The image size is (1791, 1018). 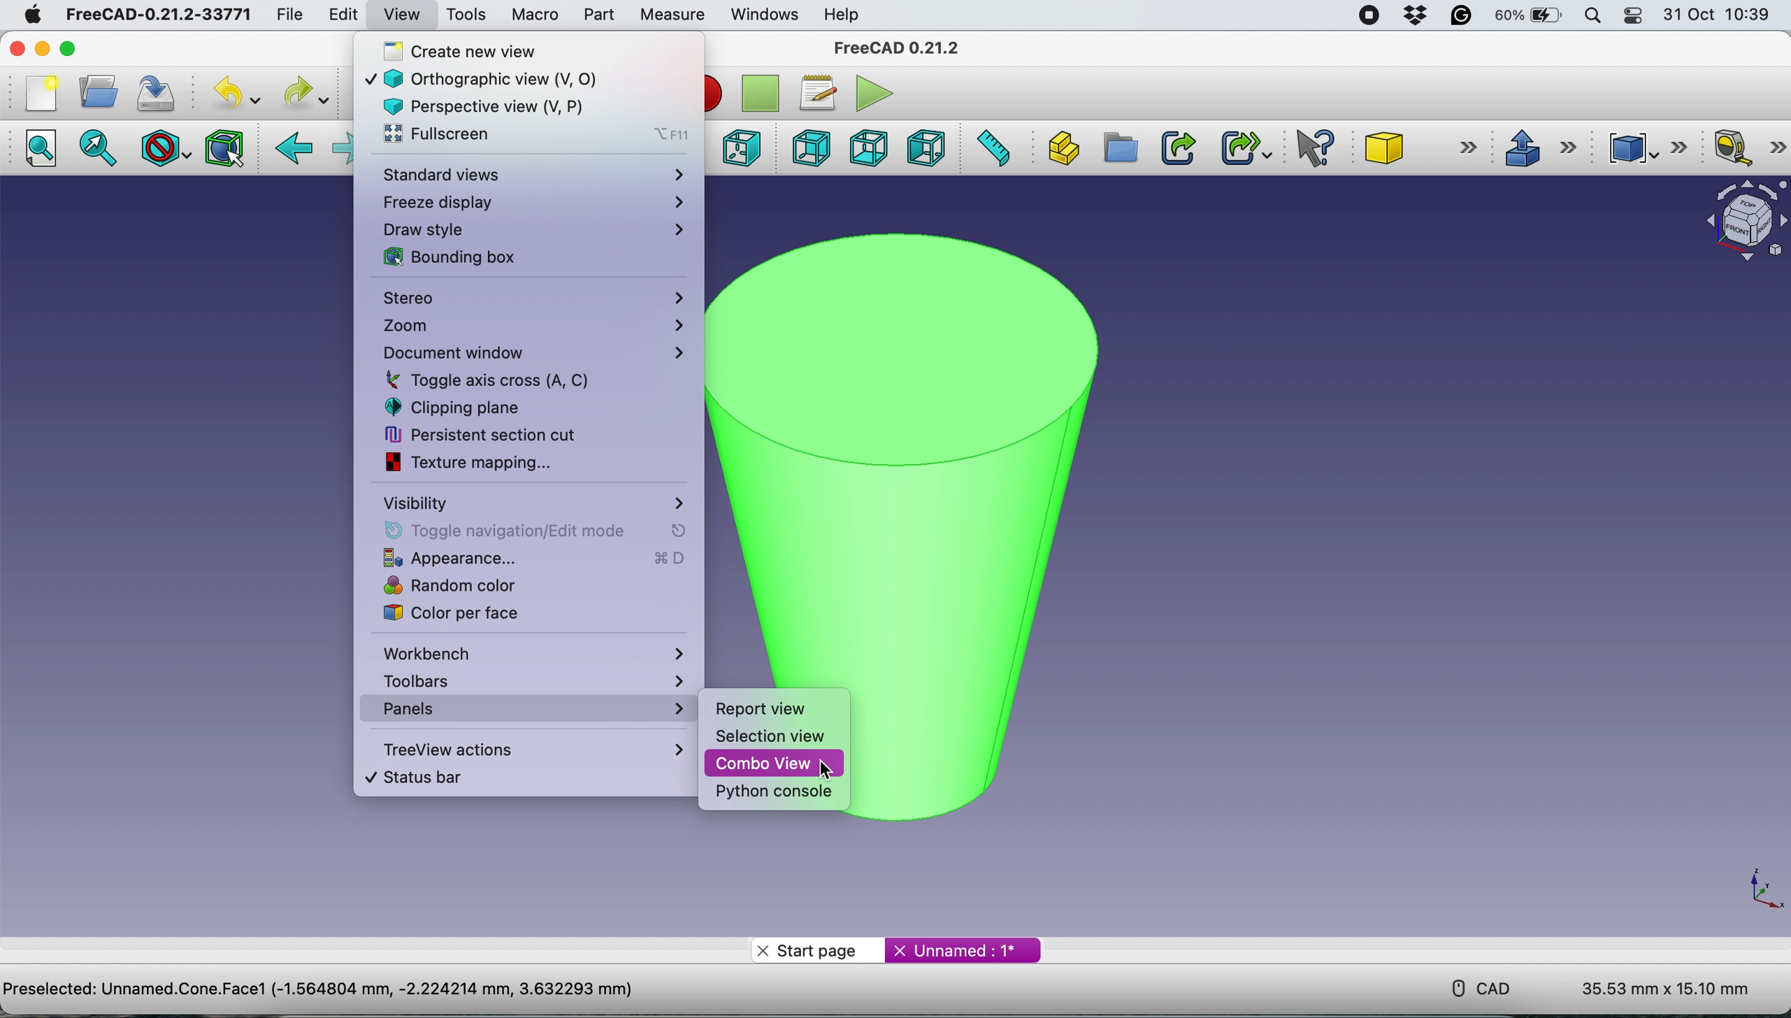 What do you see at coordinates (340, 17) in the screenshot?
I see `edit` at bounding box center [340, 17].